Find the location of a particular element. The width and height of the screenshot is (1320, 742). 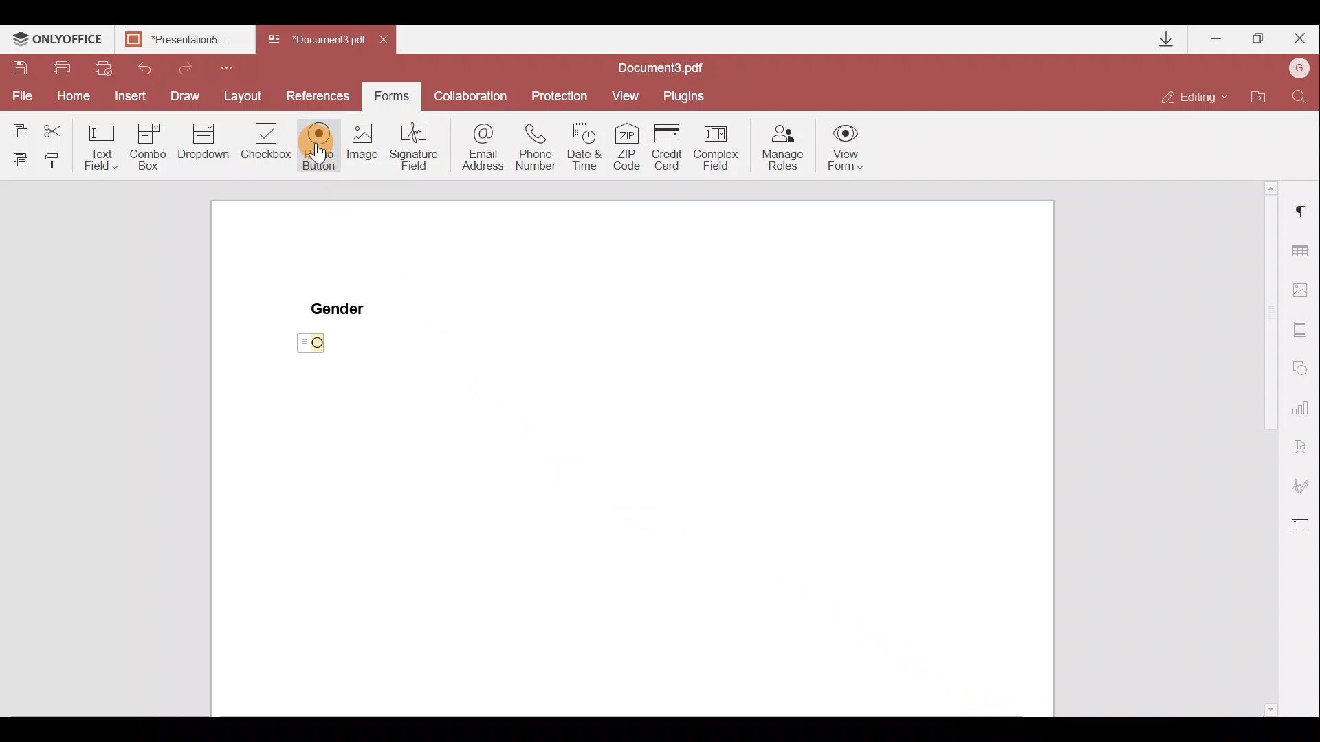

Image settings is located at coordinates (1307, 291).